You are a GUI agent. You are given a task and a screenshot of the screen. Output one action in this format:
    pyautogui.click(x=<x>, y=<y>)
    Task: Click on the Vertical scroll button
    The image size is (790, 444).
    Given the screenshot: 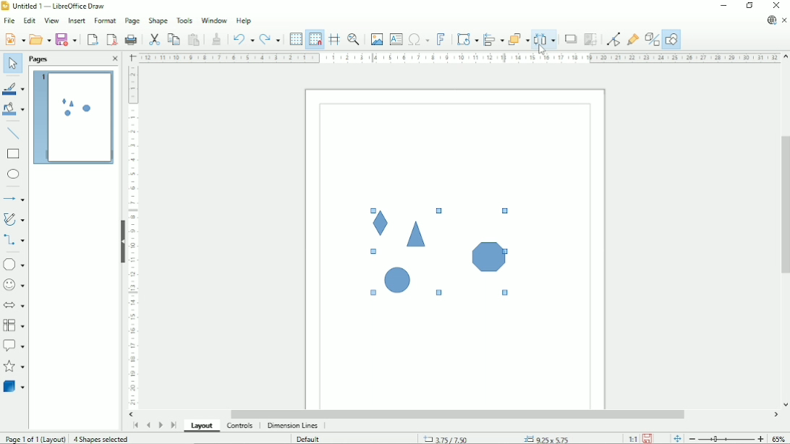 What is the action you would take?
    pyautogui.click(x=785, y=404)
    